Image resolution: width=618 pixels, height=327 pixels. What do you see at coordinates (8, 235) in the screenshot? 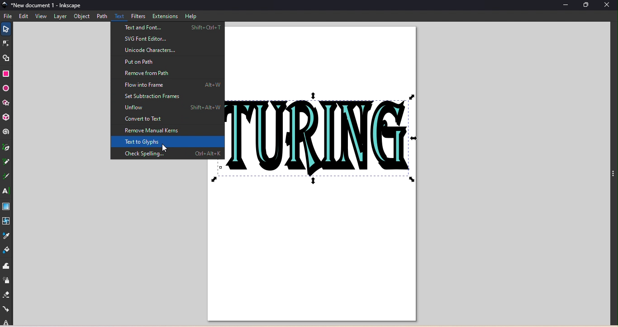
I see `Dropper tool` at bounding box center [8, 235].